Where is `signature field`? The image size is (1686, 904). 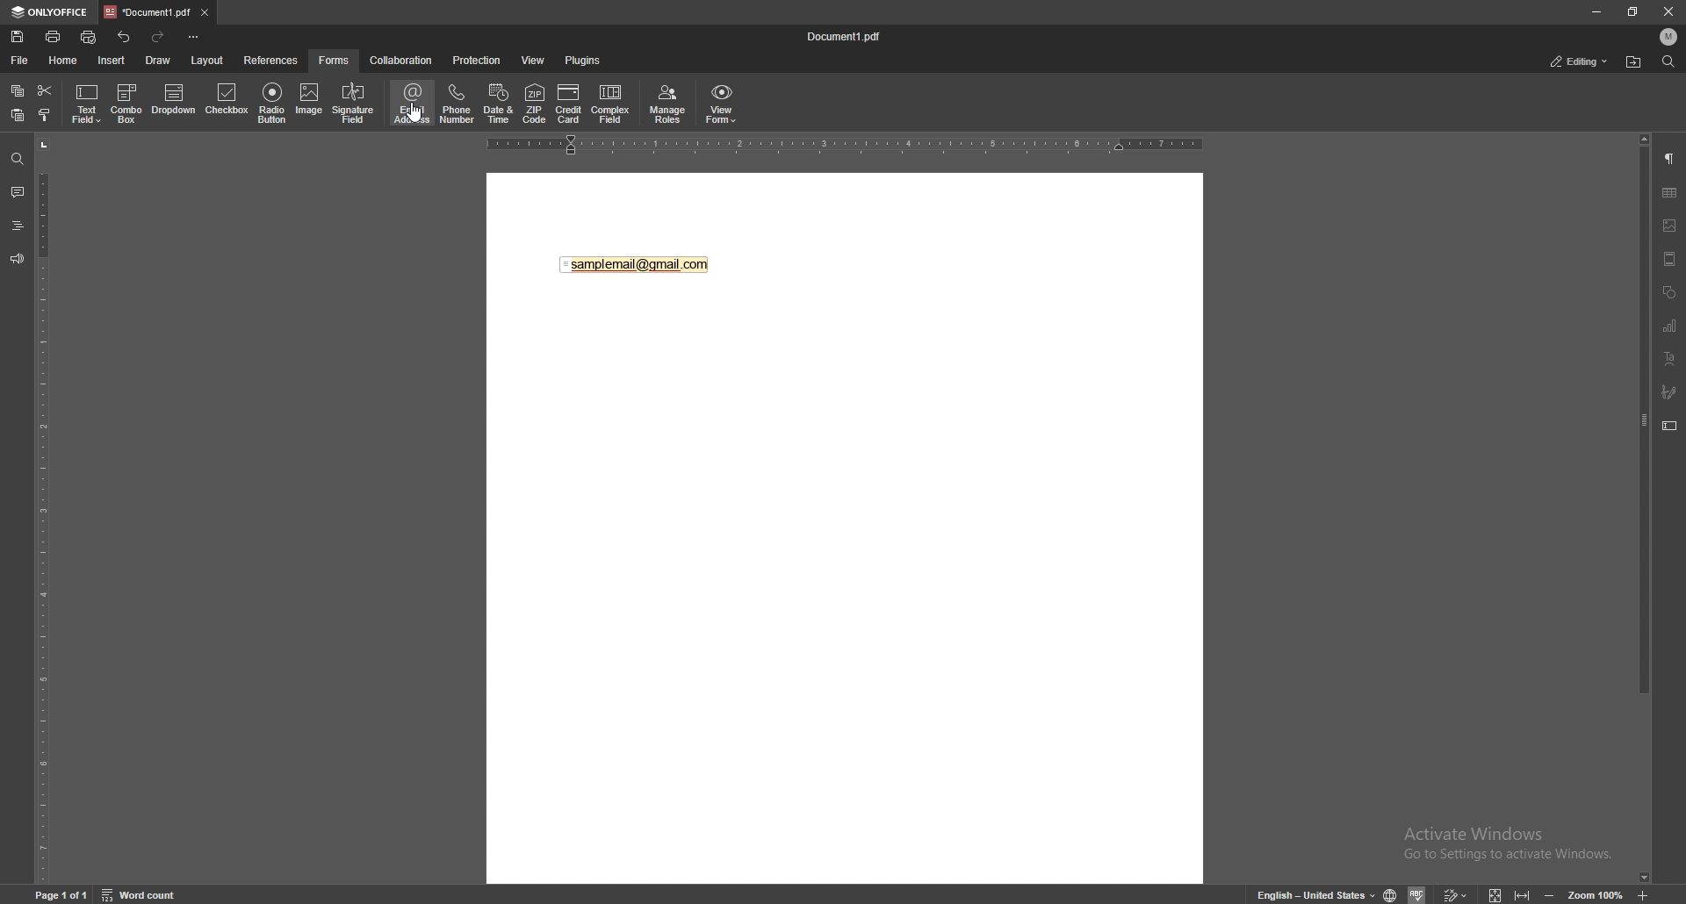 signature field is located at coordinates (1669, 392).